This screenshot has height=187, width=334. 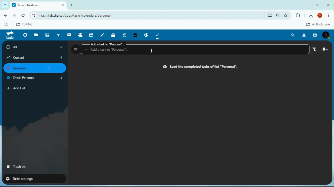 I want to click on Notifications, so click(x=304, y=35).